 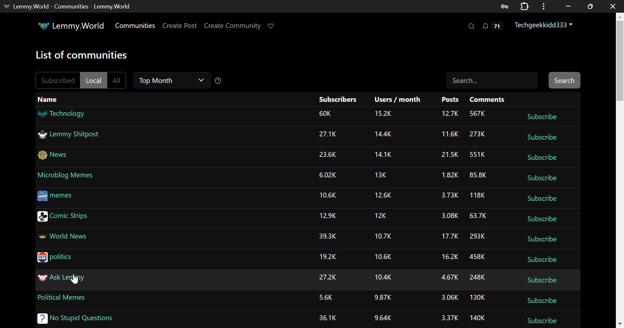 I want to click on Amount, so click(x=478, y=237).